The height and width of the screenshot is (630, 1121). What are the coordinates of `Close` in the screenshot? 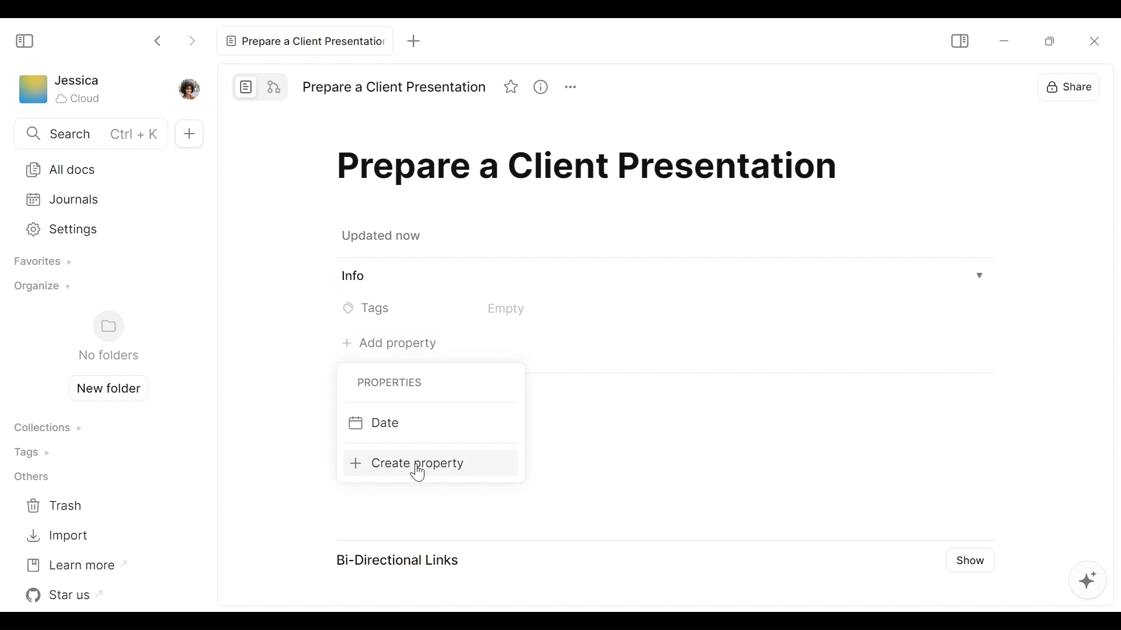 It's located at (1088, 47).